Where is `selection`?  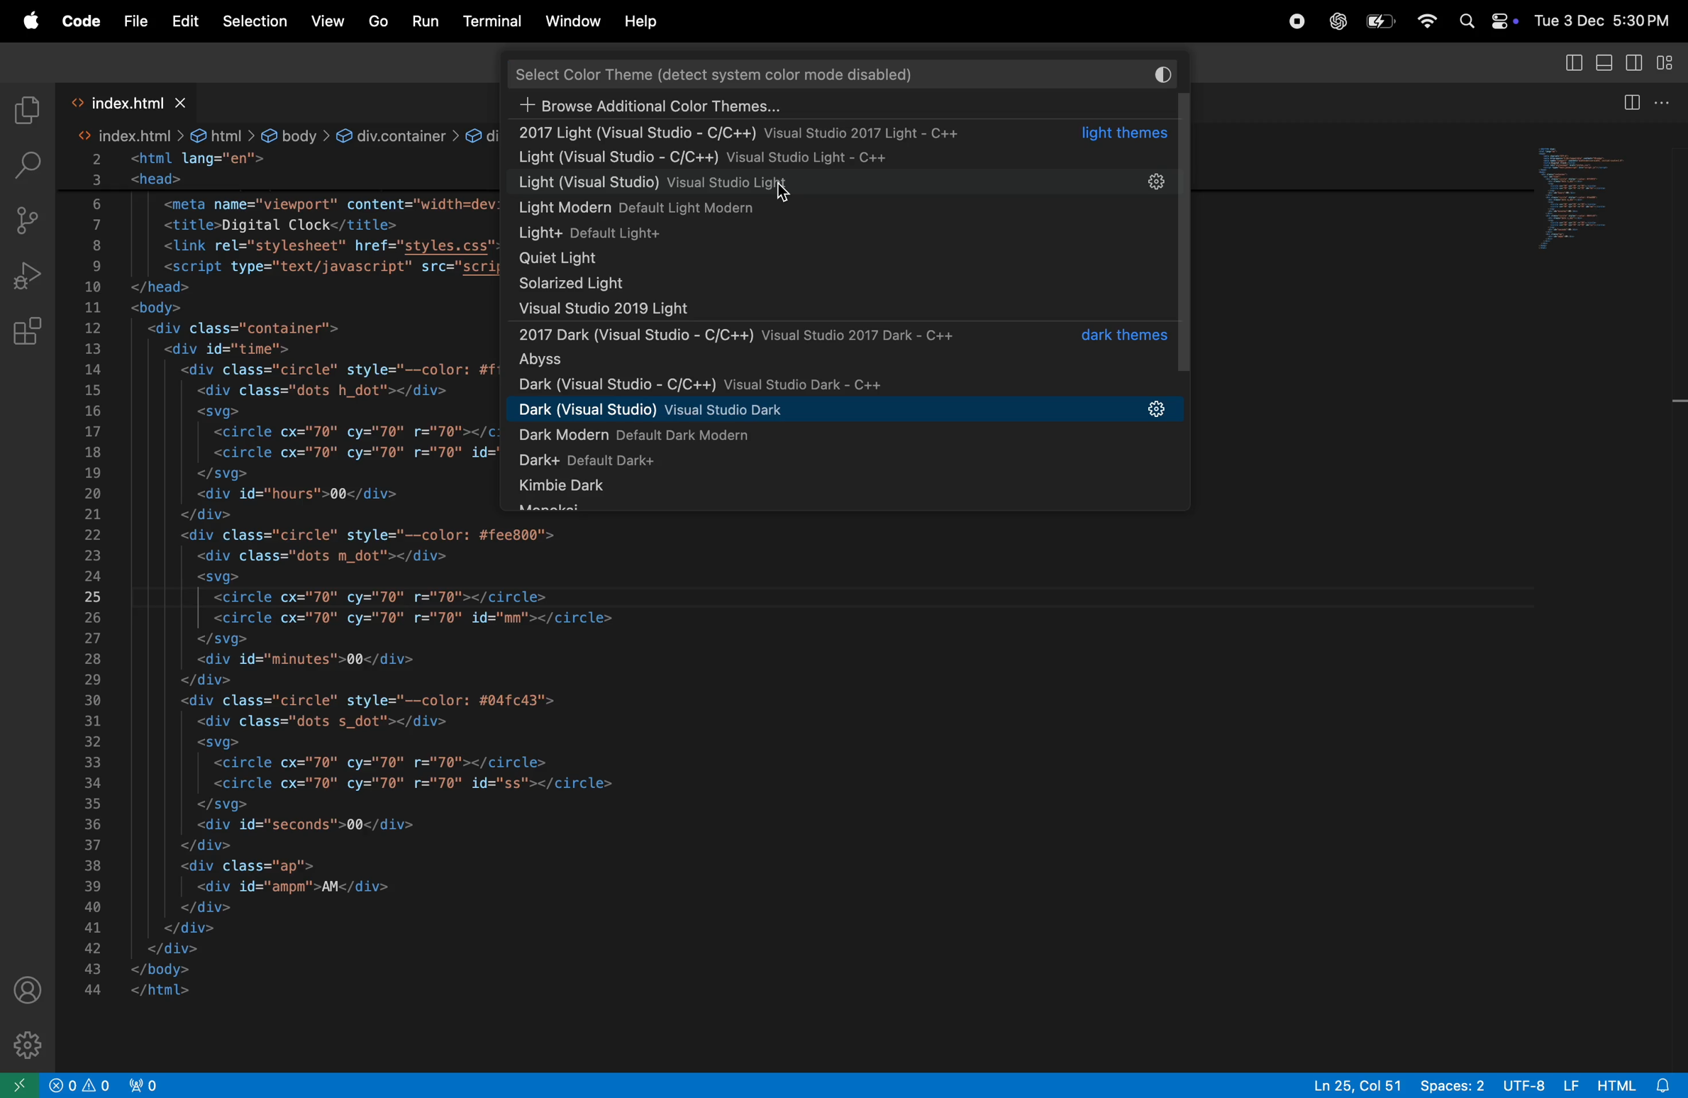
selection is located at coordinates (255, 20).